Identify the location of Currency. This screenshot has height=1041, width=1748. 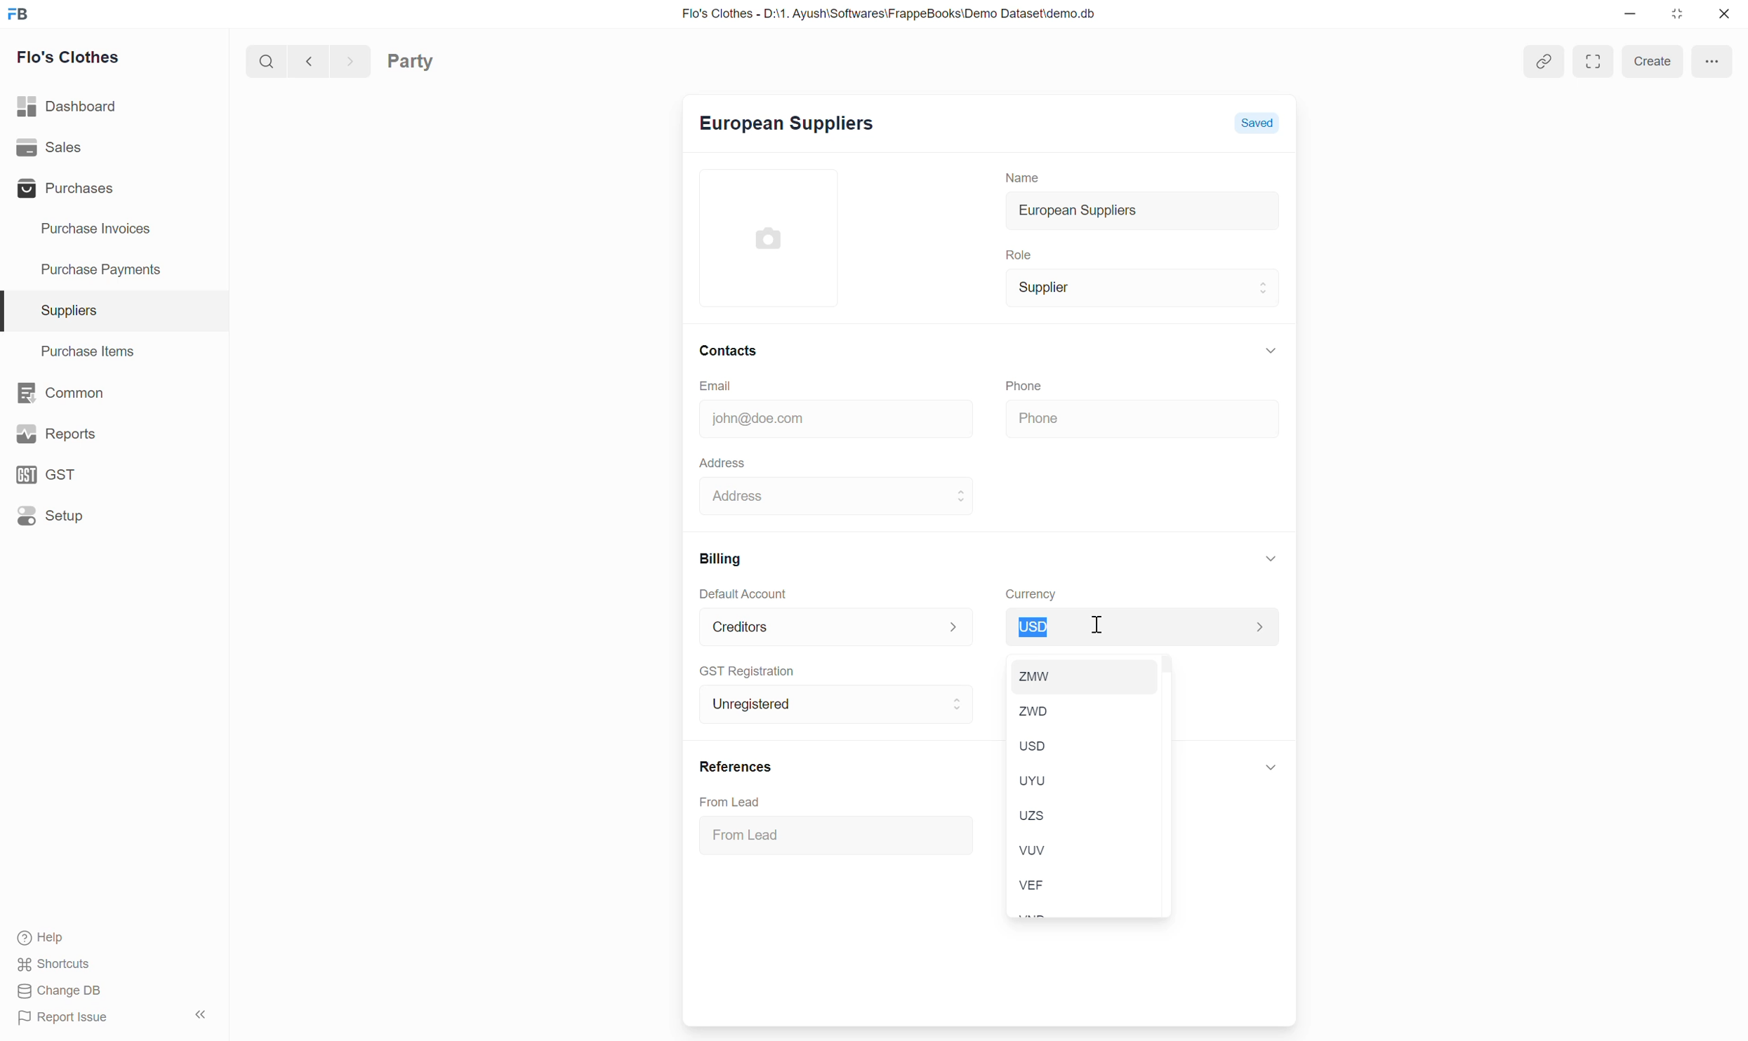
(1027, 591).